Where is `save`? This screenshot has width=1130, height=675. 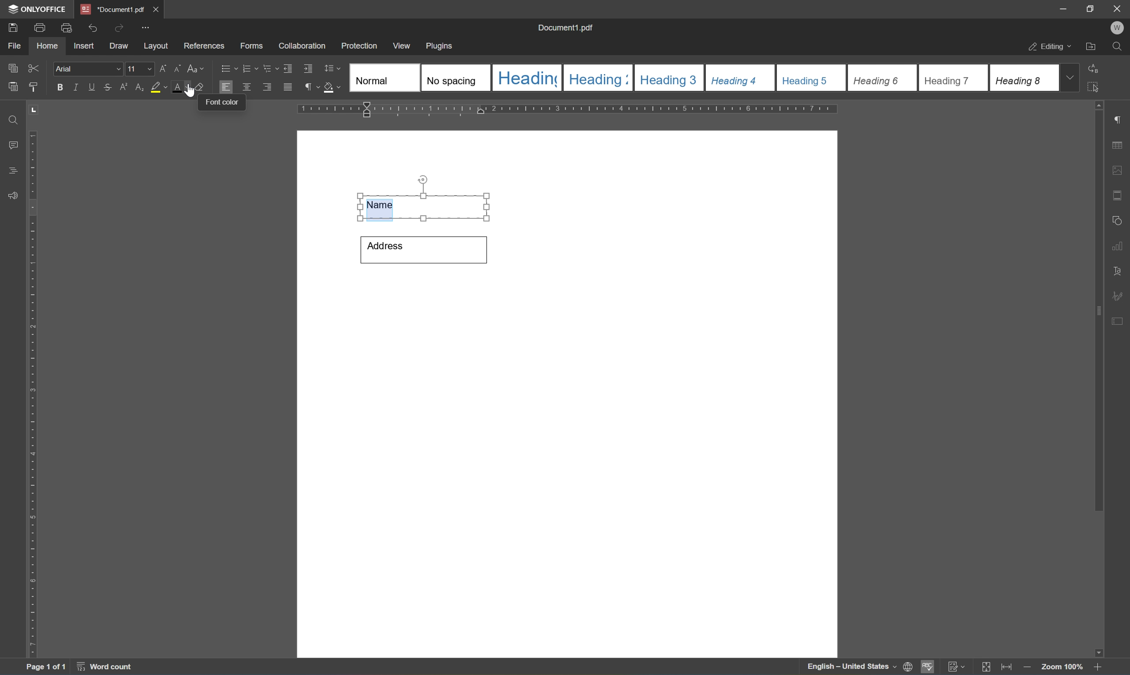 save is located at coordinates (13, 27).